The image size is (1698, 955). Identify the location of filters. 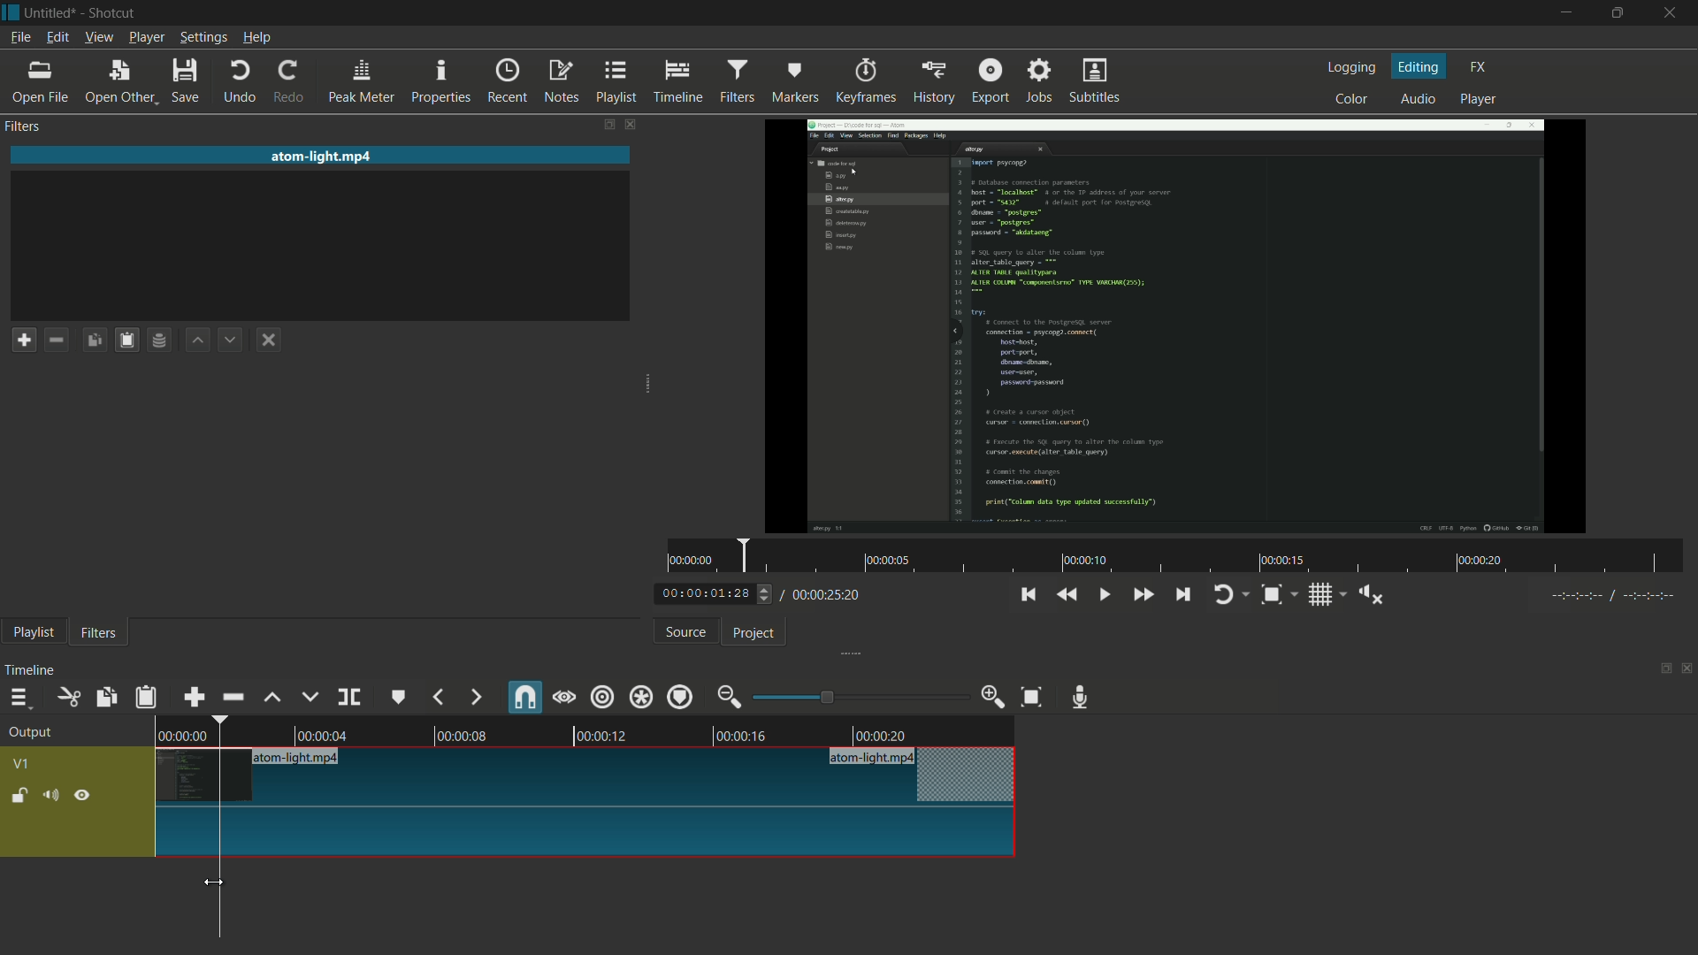
(740, 81).